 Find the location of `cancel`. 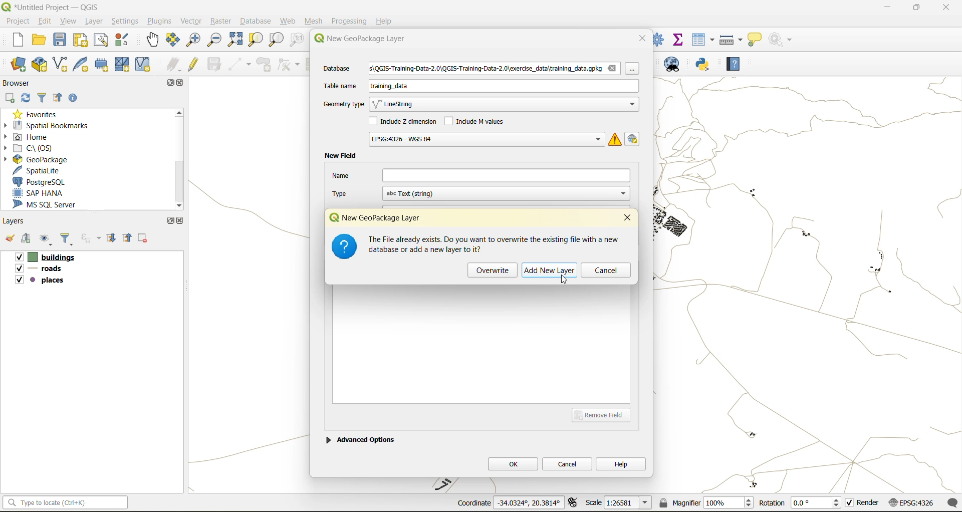

cancel is located at coordinates (606, 271).